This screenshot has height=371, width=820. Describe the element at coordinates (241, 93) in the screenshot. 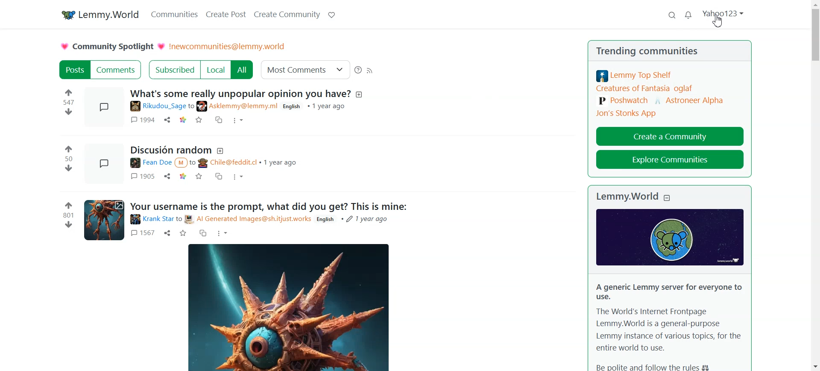

I see `What's some really unpopular opinion you have?` at that location.